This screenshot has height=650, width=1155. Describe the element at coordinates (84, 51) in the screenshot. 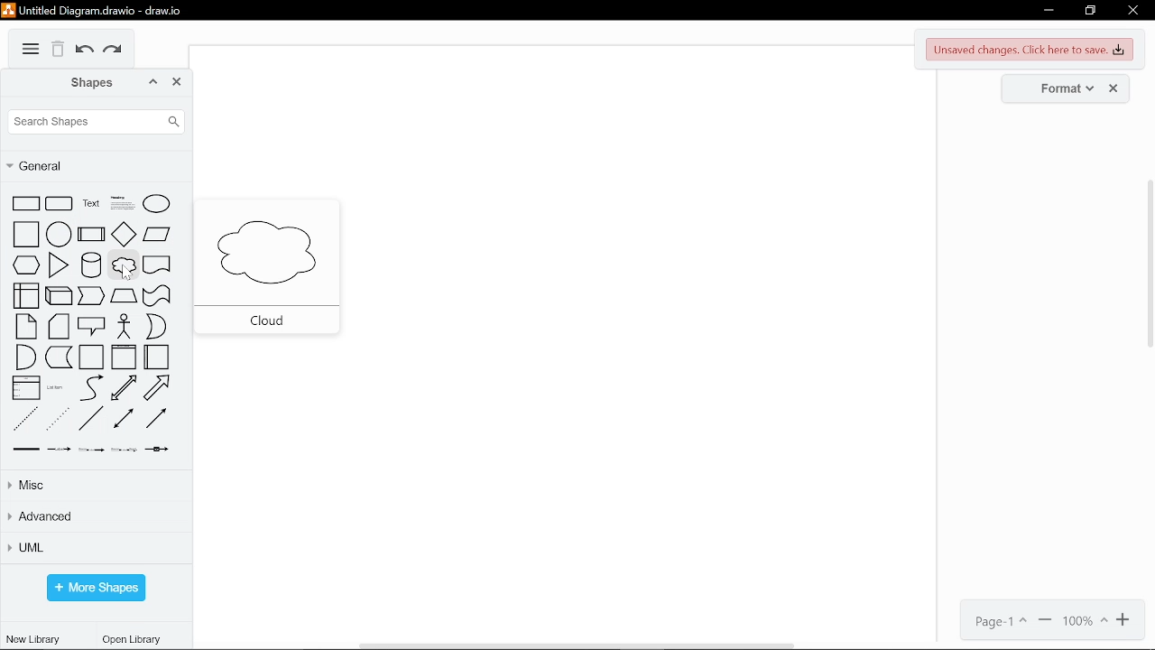

I see `undo` at that location.